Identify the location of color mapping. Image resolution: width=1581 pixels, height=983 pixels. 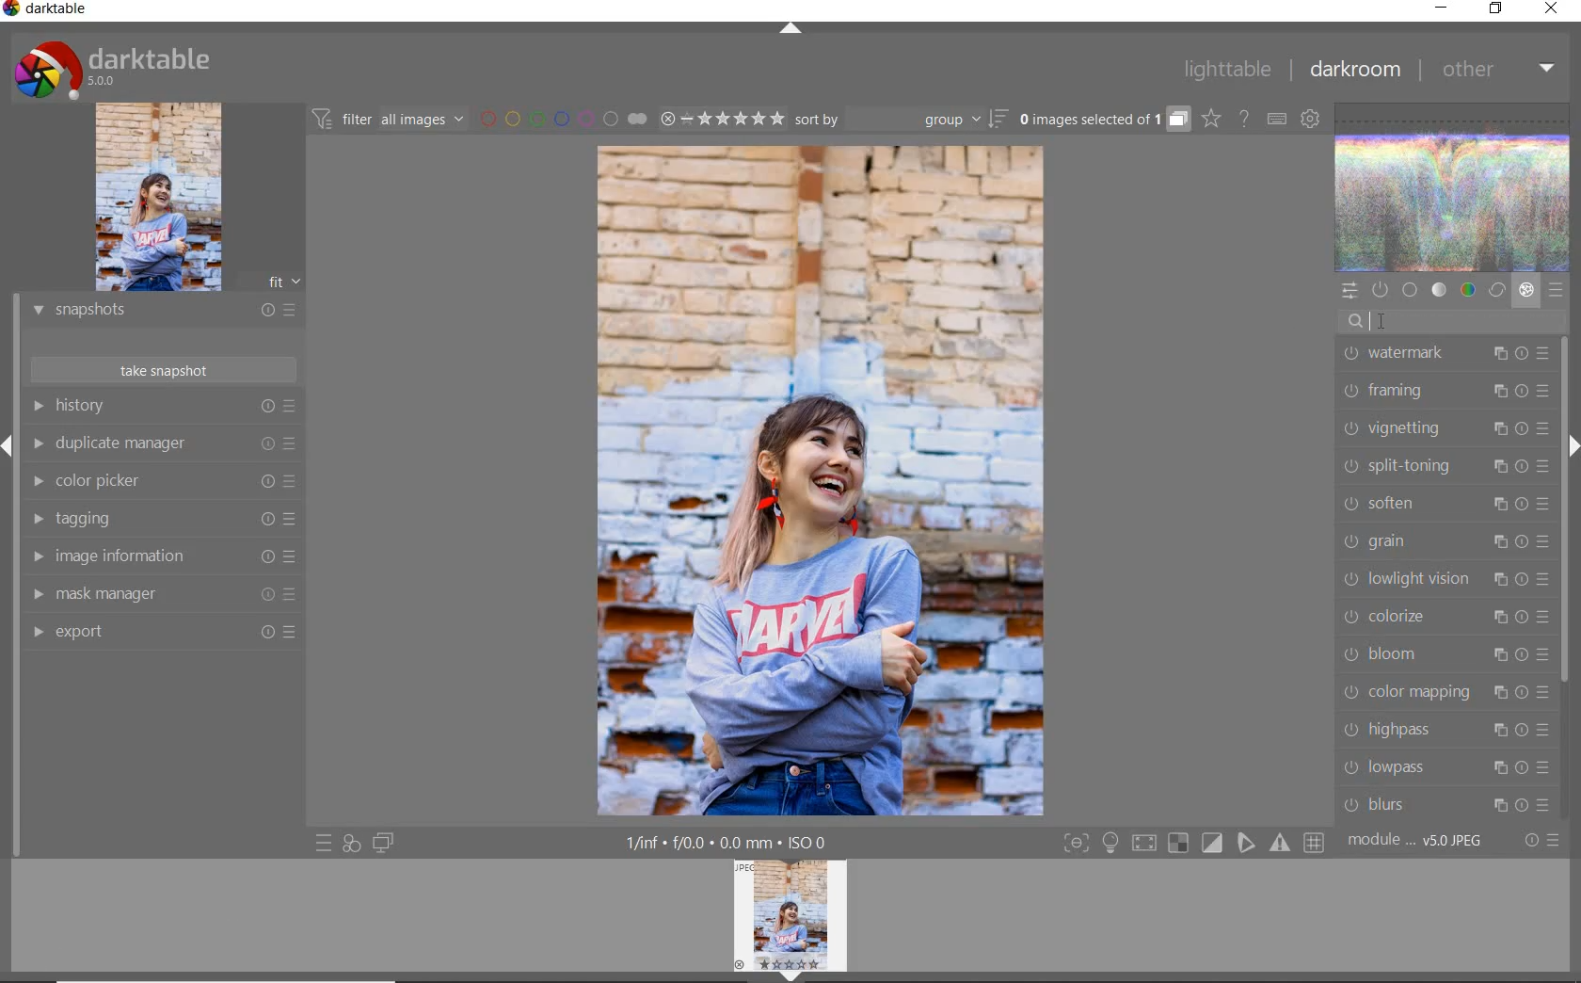
(1444, 694).